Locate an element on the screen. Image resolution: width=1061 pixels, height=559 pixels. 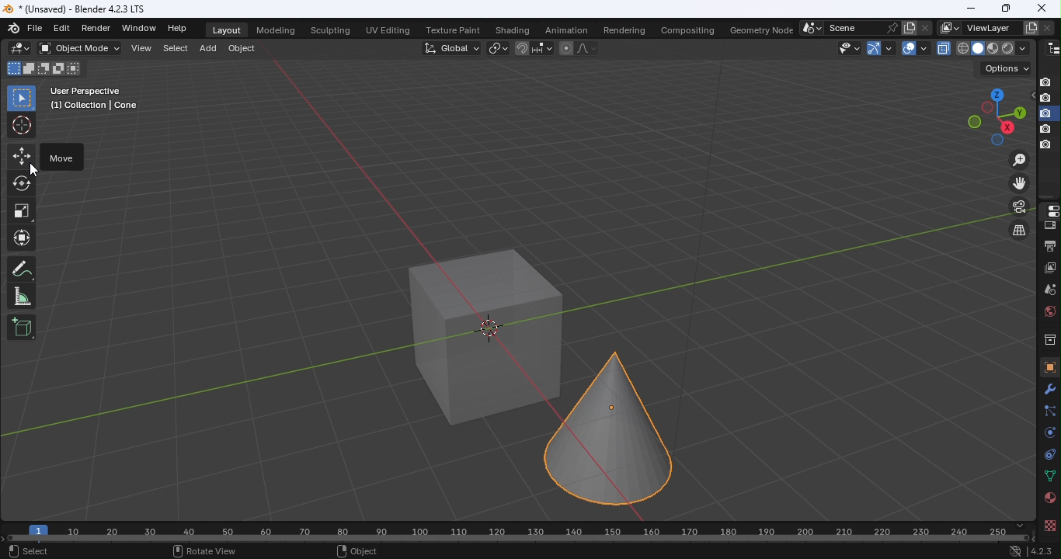
Delete scene is located at coordinates (924, 27).